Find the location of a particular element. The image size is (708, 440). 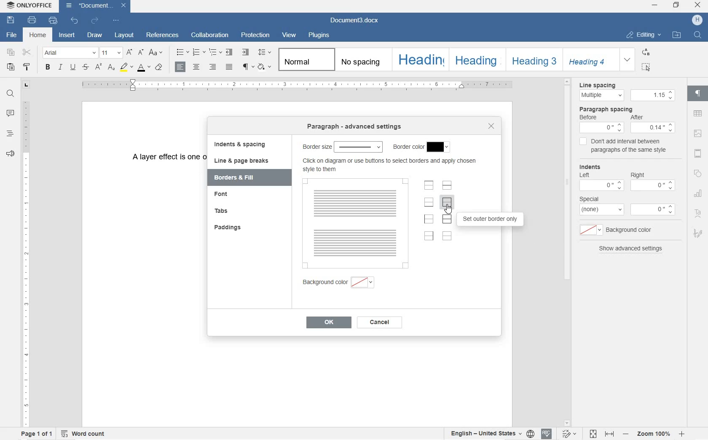

SELECT ALL is located at coordinates (646, 67).